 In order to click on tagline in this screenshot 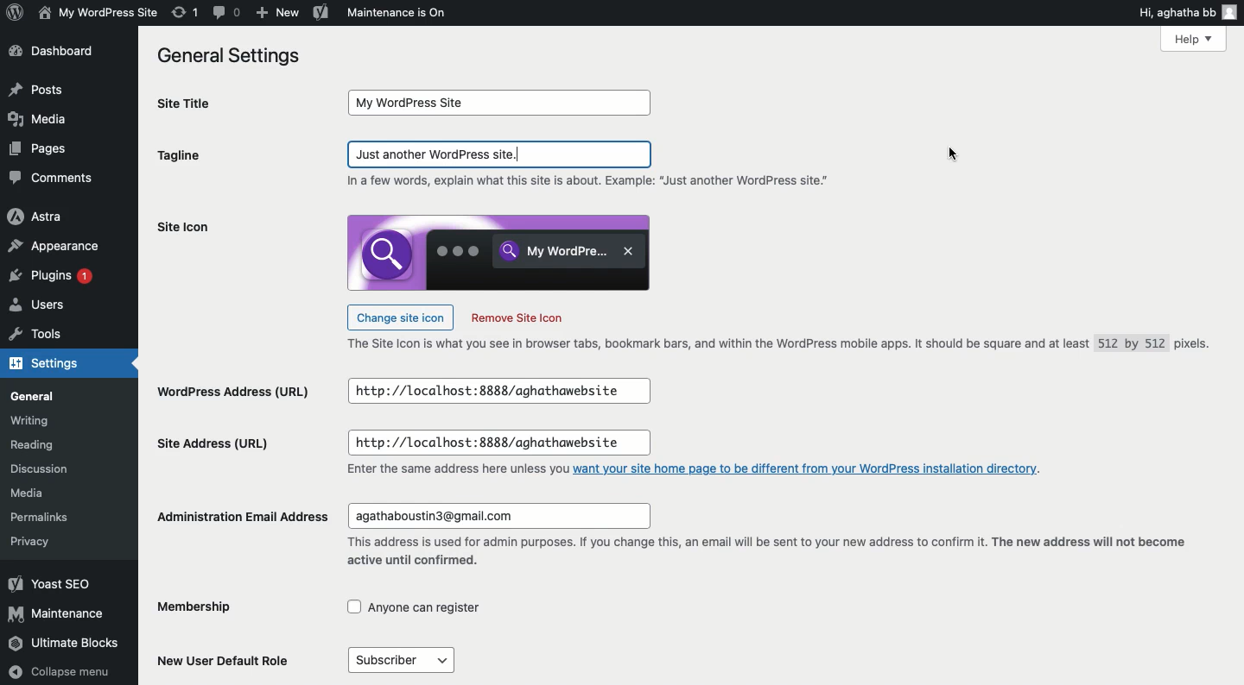, I will do `click(179, 158)`.